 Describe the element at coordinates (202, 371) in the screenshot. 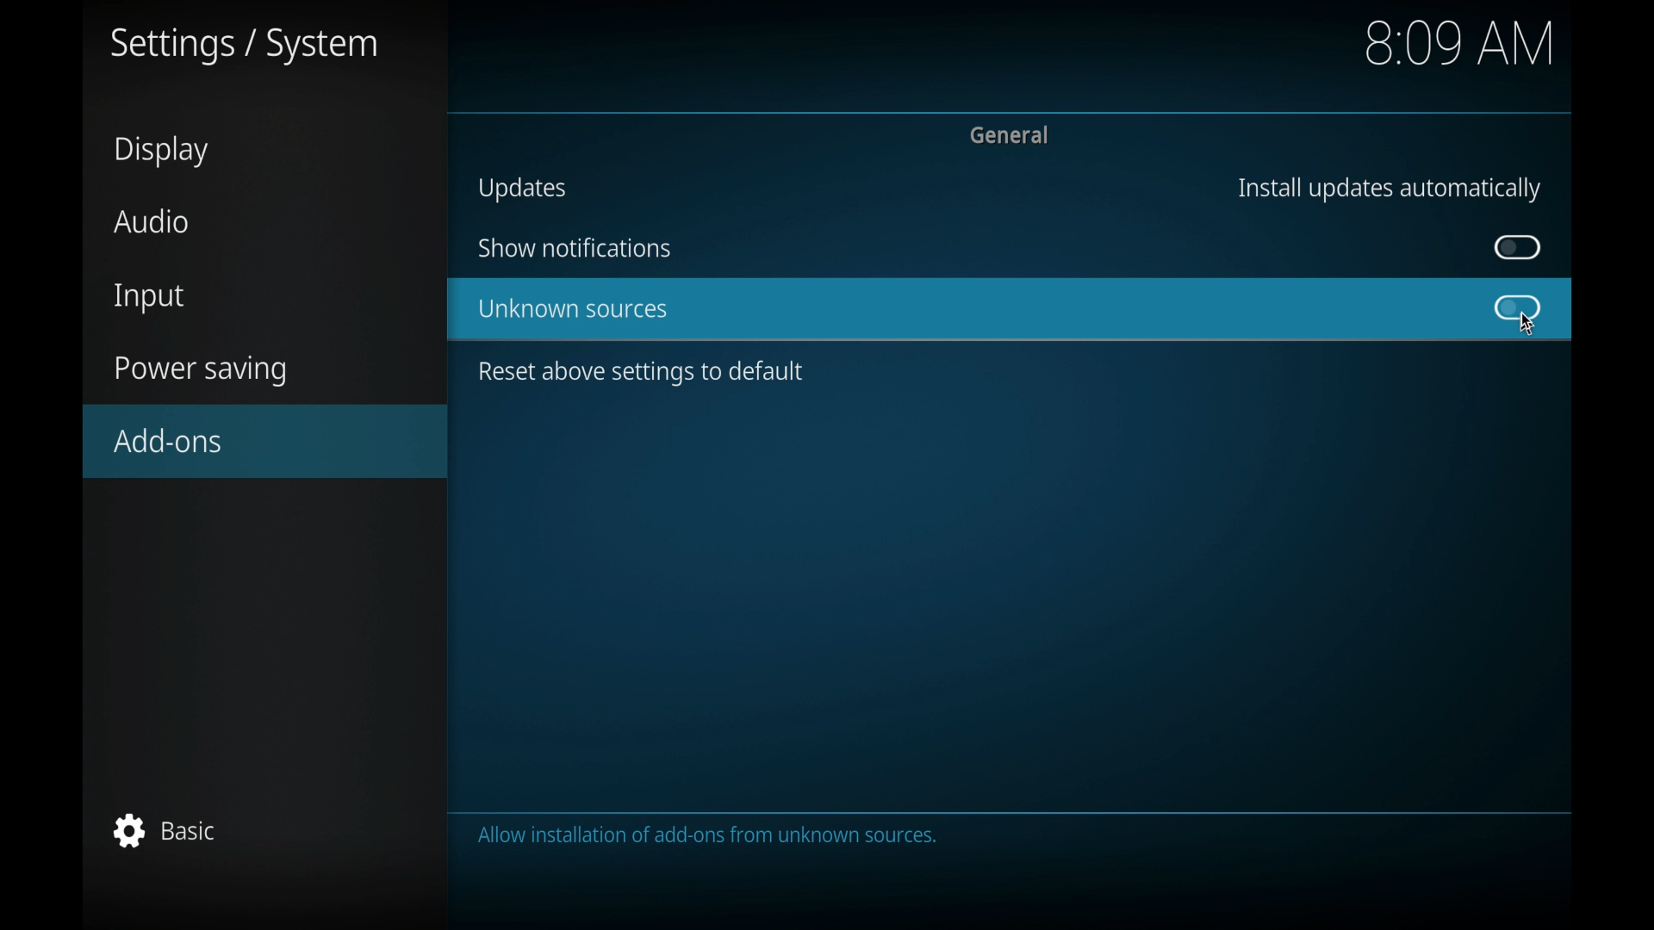

I see `power saving` at that location.